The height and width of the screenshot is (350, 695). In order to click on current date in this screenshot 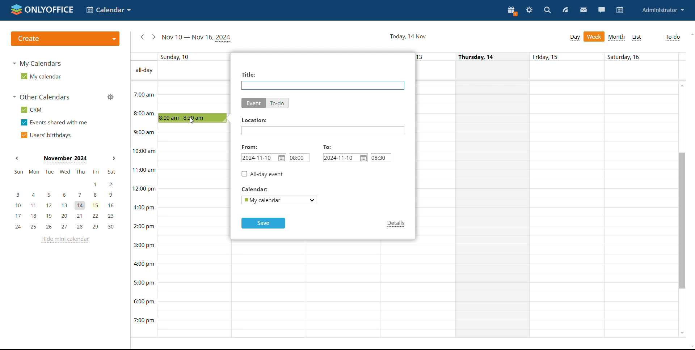, I will do `click(408, 37)`.